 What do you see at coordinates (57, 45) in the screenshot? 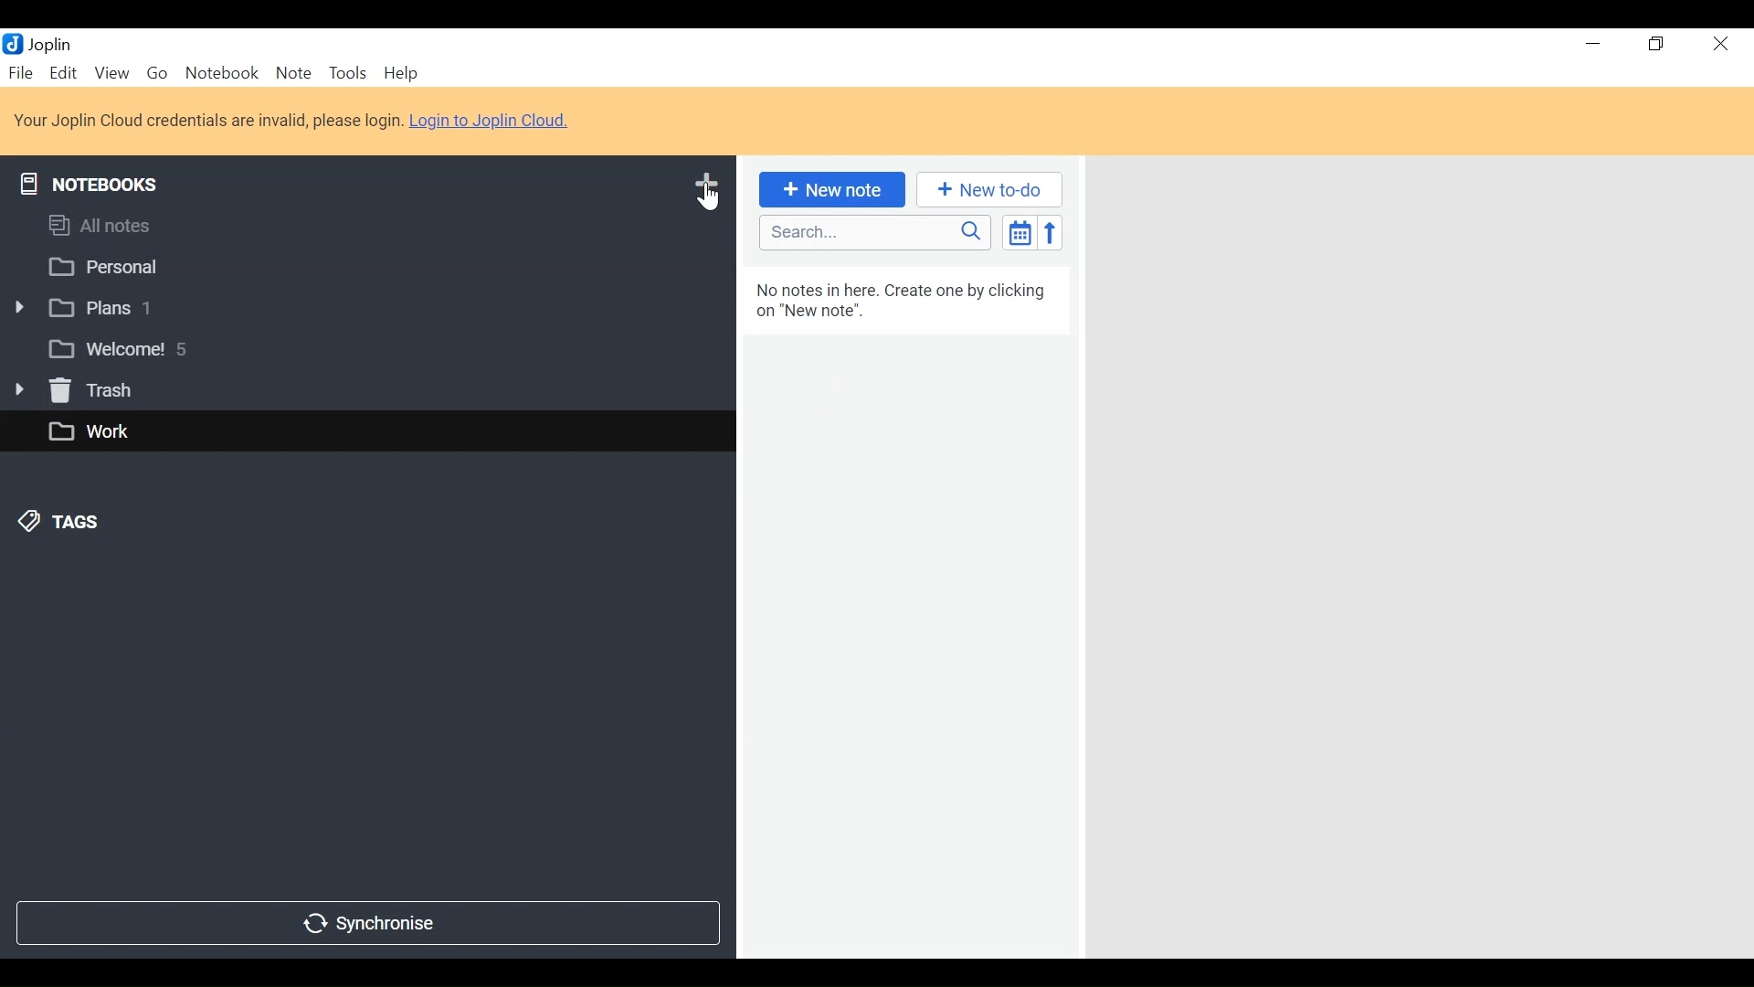
I see `Joplin` at bounding box center [57, 45].